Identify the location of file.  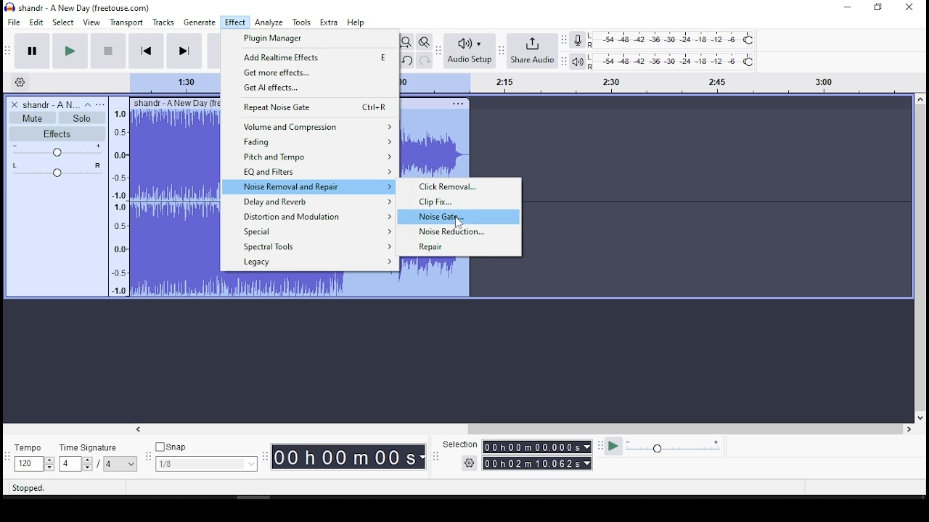
(13, 22).